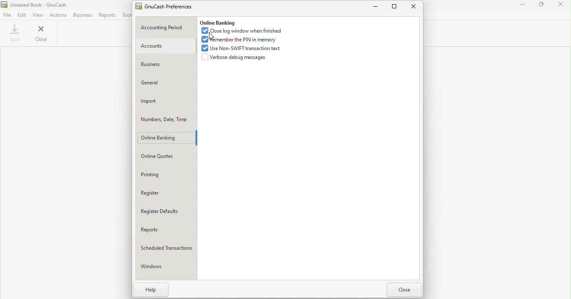 The image size is (571, 299). Describe the element at coordinates (165, 47) in the screenshot. I see `Account` at that location.